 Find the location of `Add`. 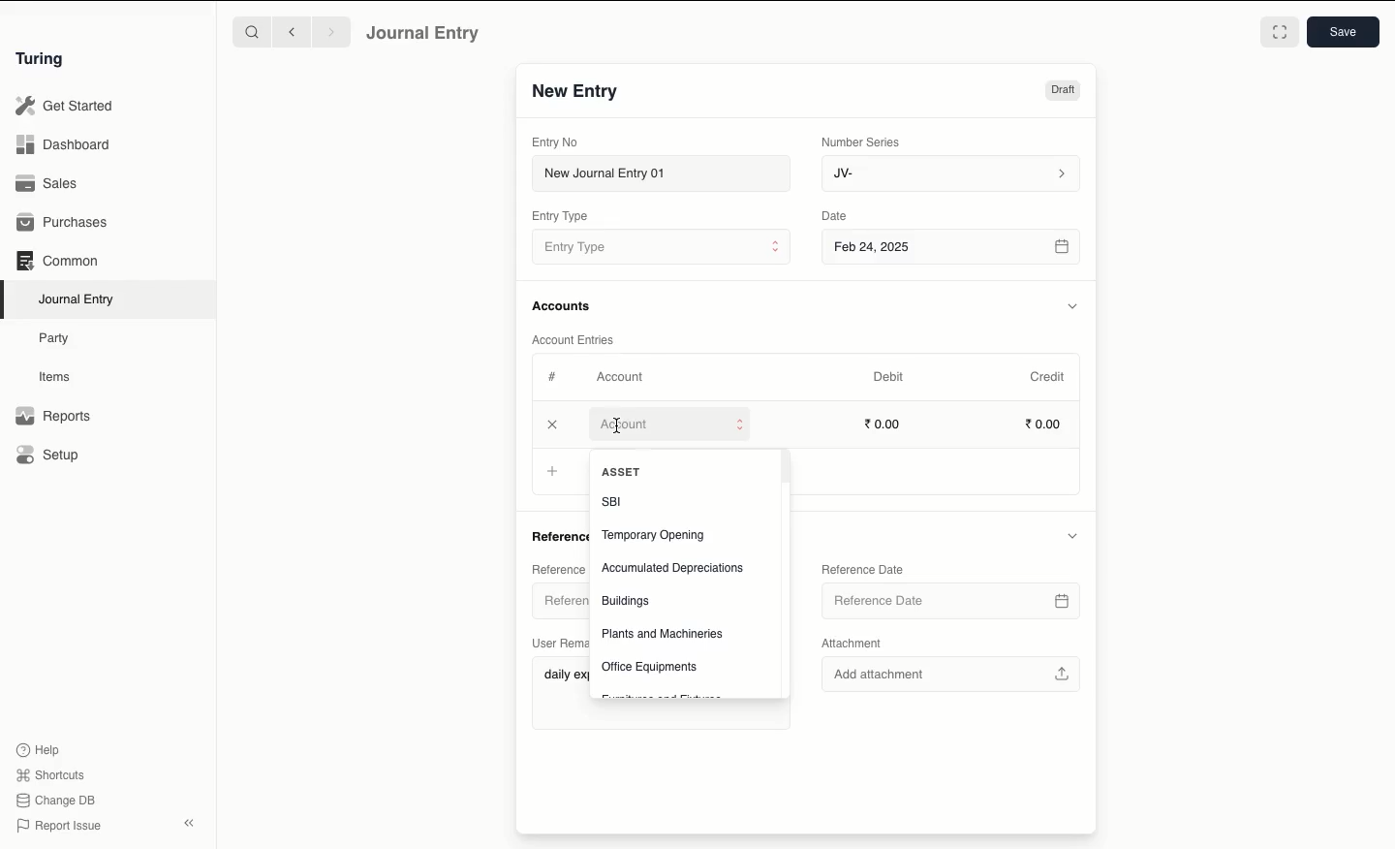

Add is located at coordinates (553, 424).